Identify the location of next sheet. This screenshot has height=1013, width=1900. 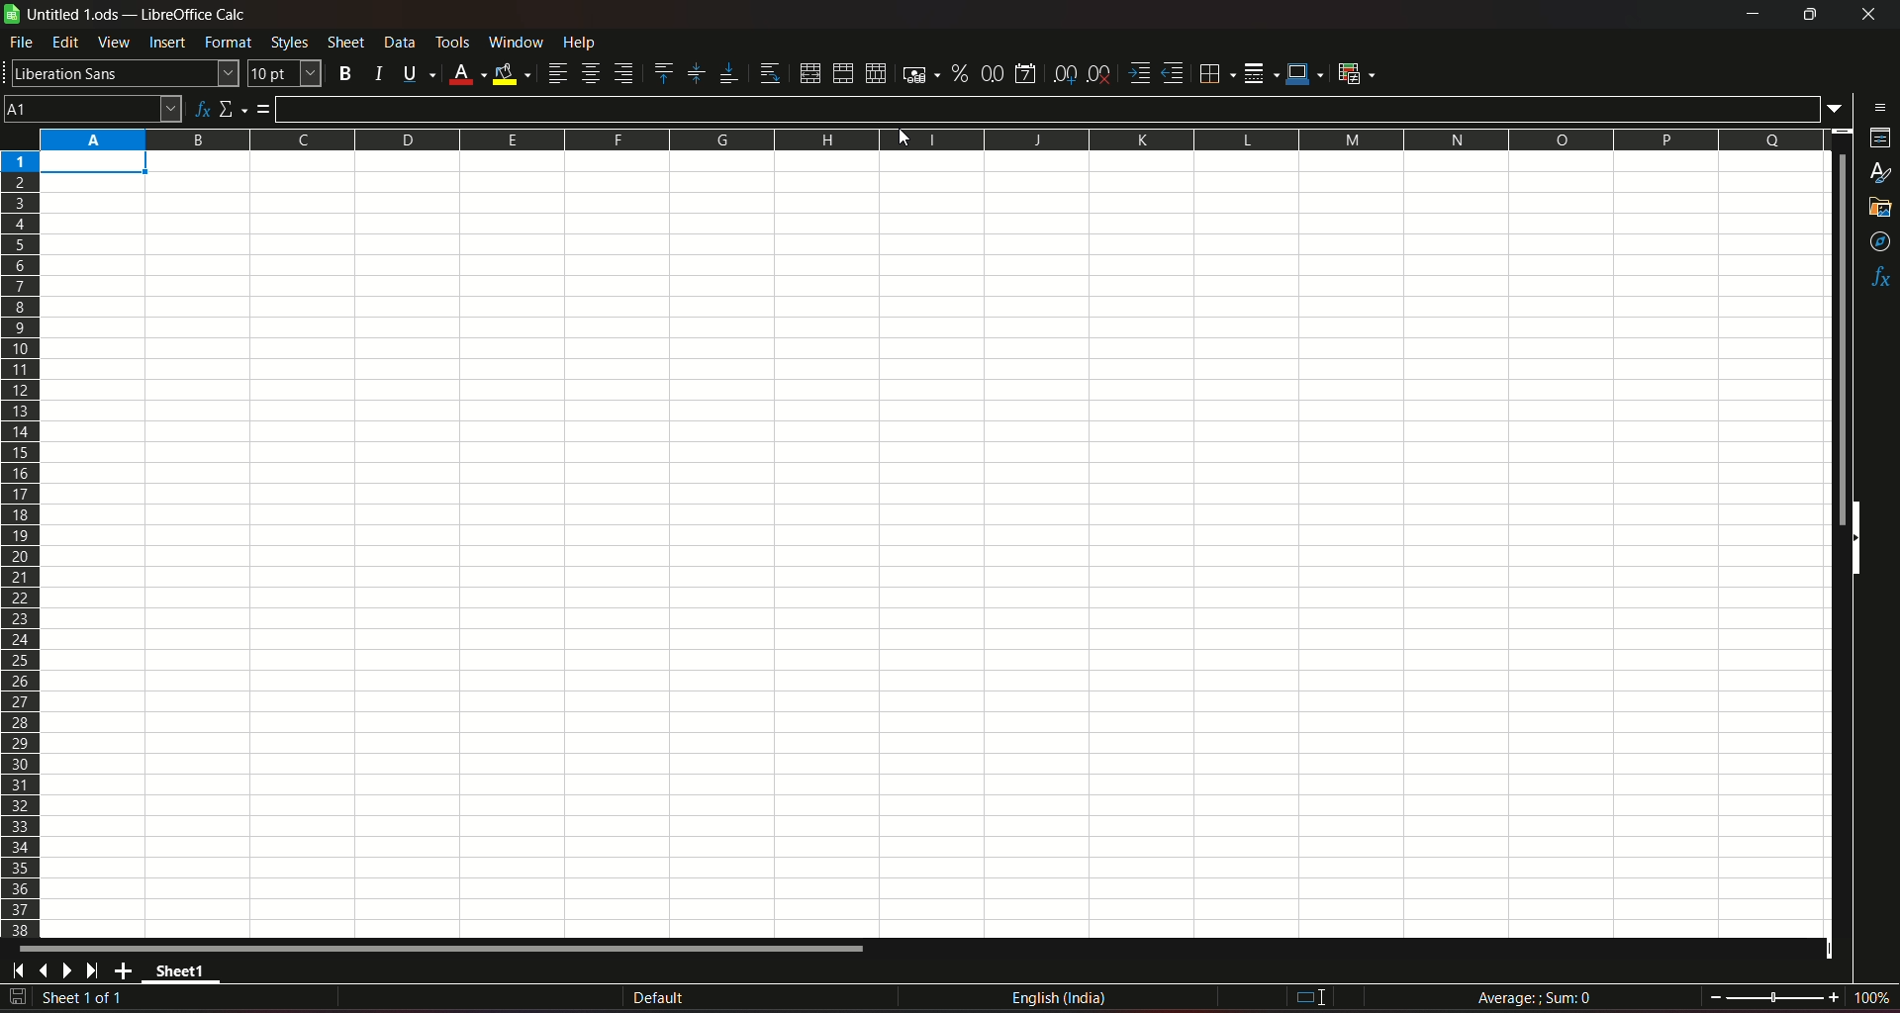
(71, 971).